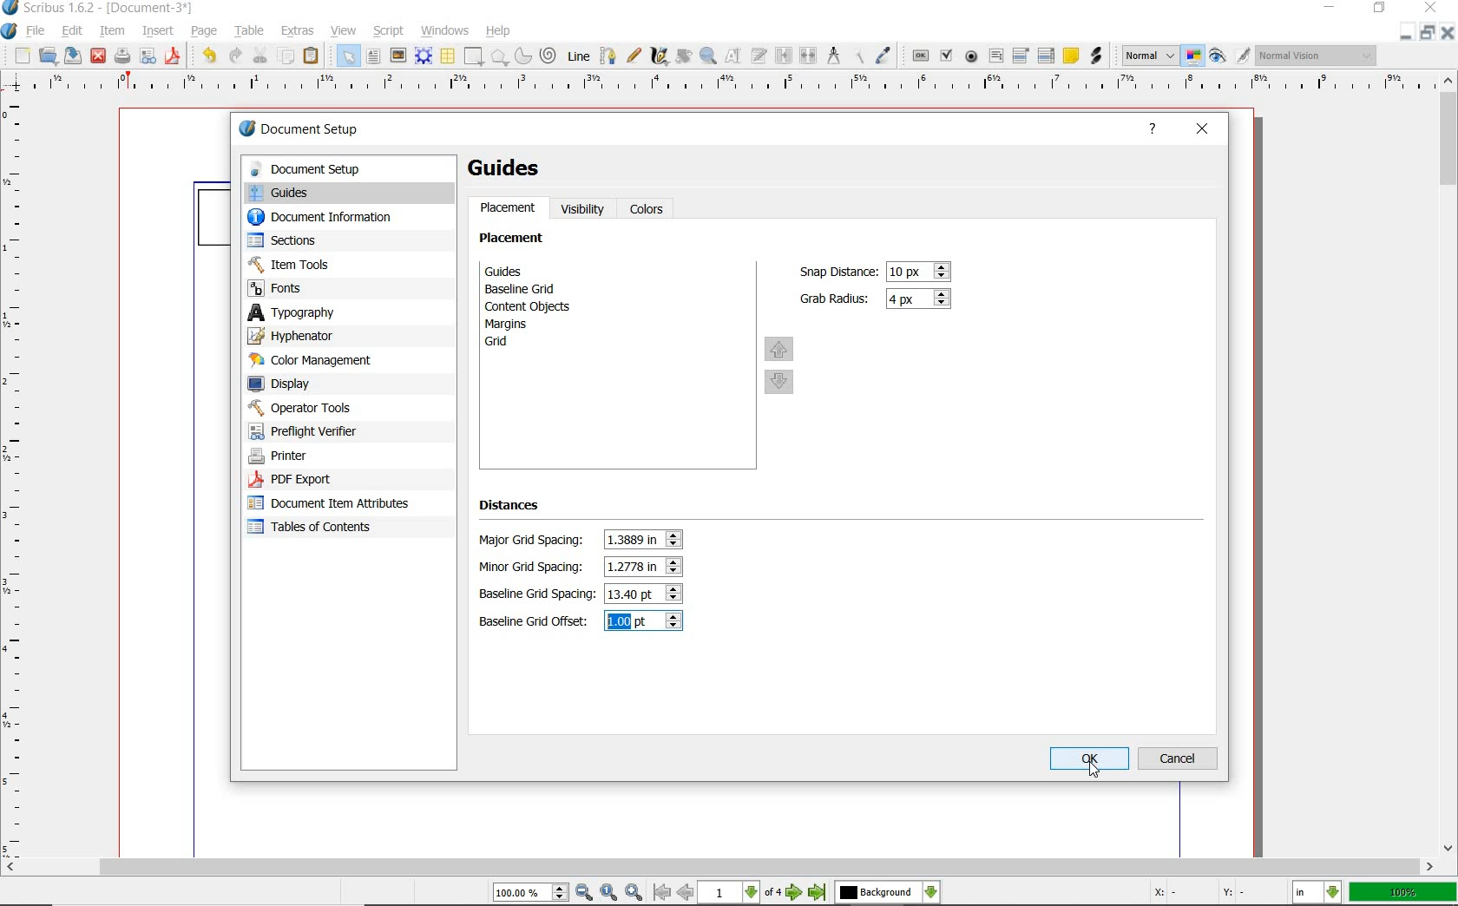  I want to click on view, so click(344, 32).